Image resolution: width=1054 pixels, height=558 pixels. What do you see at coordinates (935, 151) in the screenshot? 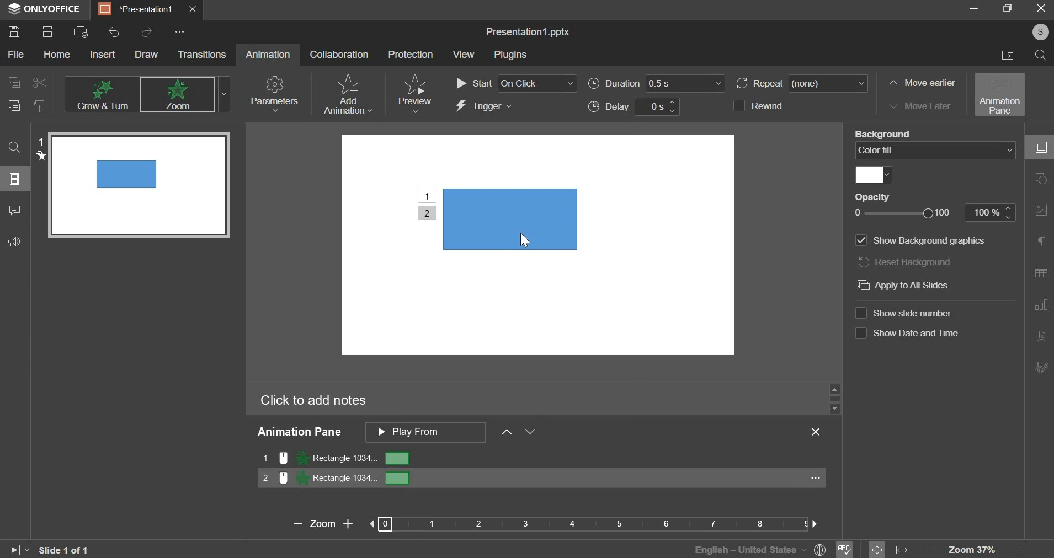
I see `color fill` at bounding box center [935, 151].